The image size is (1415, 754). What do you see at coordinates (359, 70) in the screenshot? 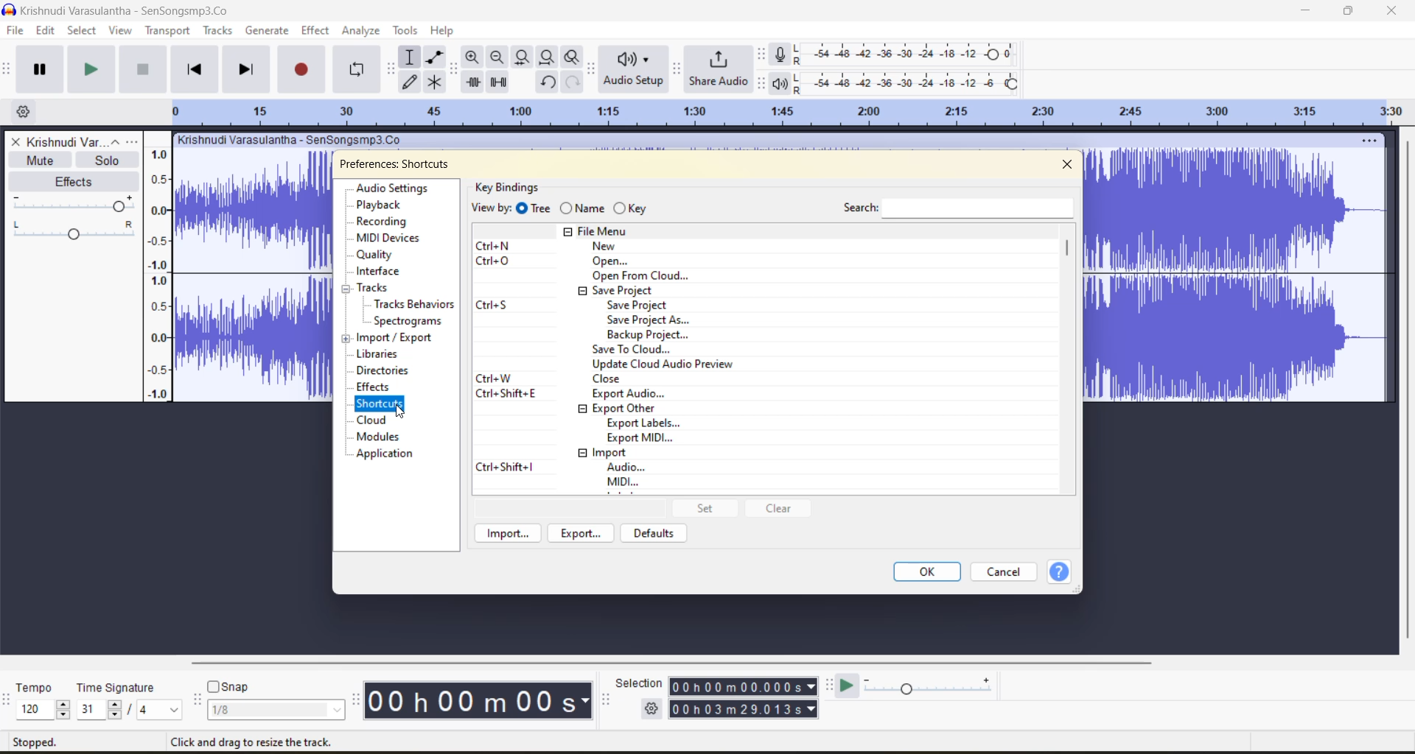
I see `enable looping` at bounding box center [359, 70].